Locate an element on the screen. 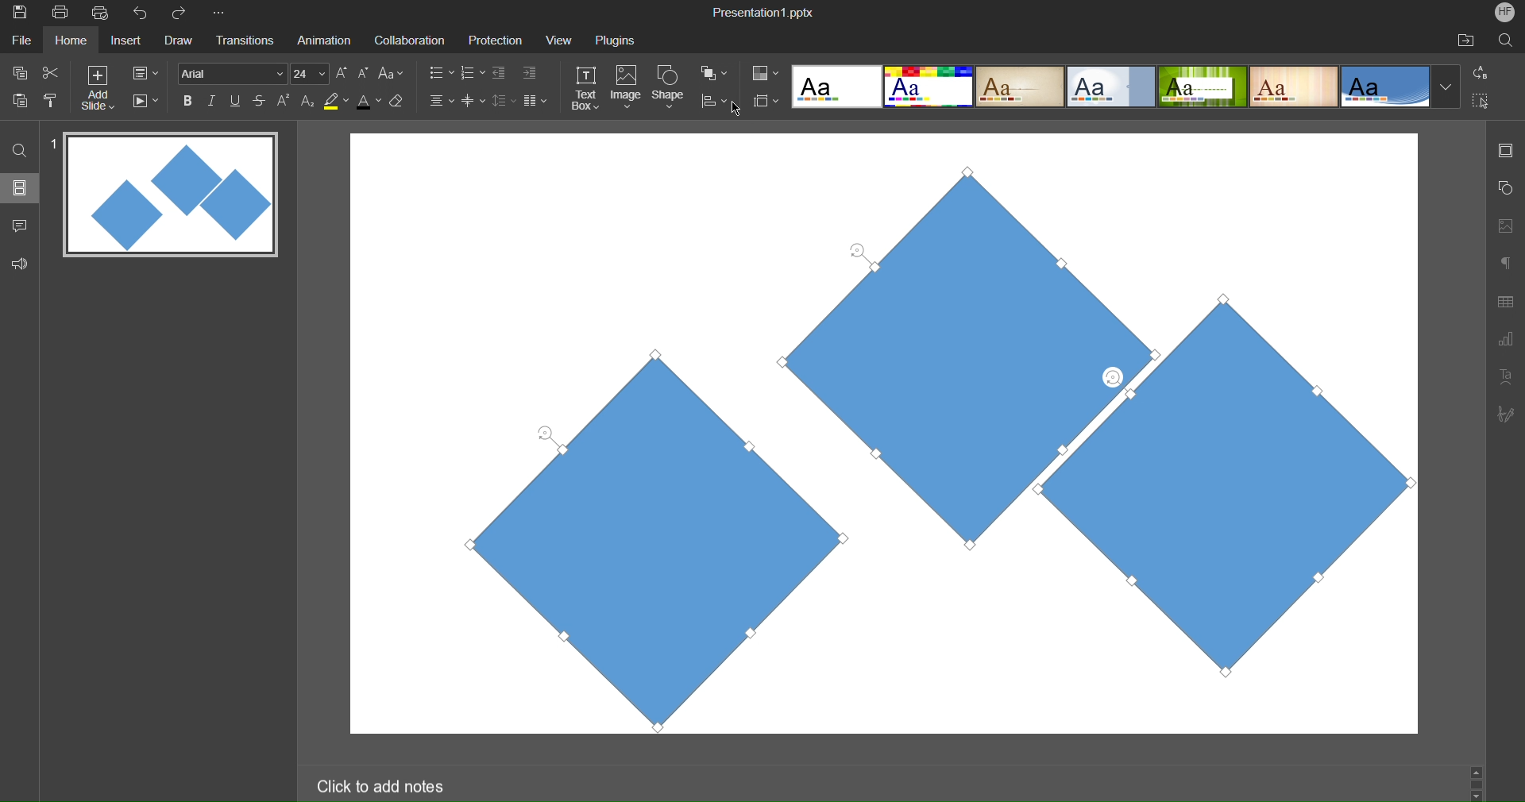  Text Box is located at coordinates (587, 88).